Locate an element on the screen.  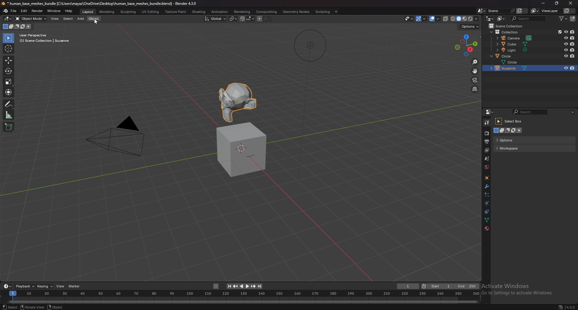
scene is located at coordinates (496, 11).